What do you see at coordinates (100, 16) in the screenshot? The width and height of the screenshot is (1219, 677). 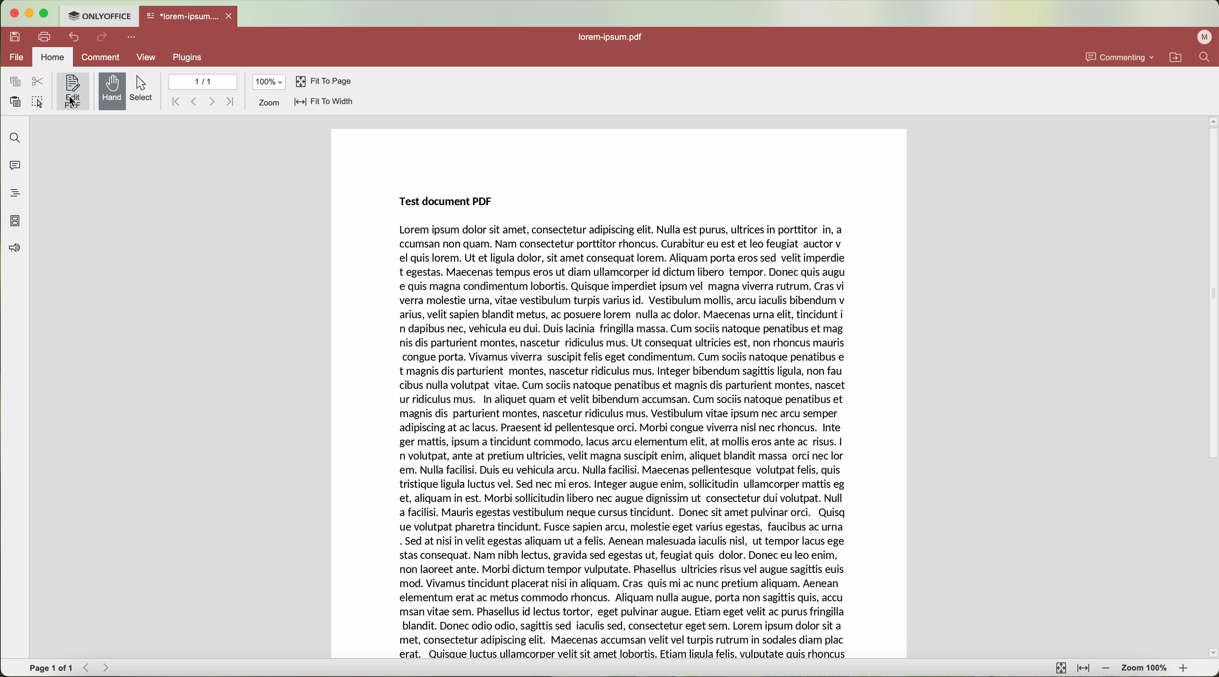 I see `ONLYOFFICE` at bounding box center [100, 16].